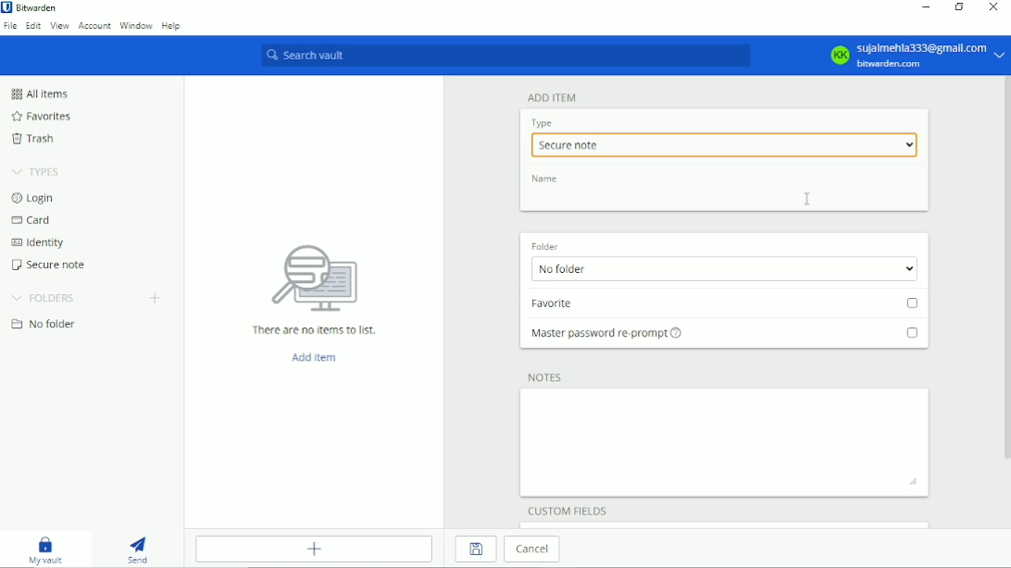  What do you see at coordinates (316, 549) in the screenshot?
I see `Add item` at bounding box center [316, 549].